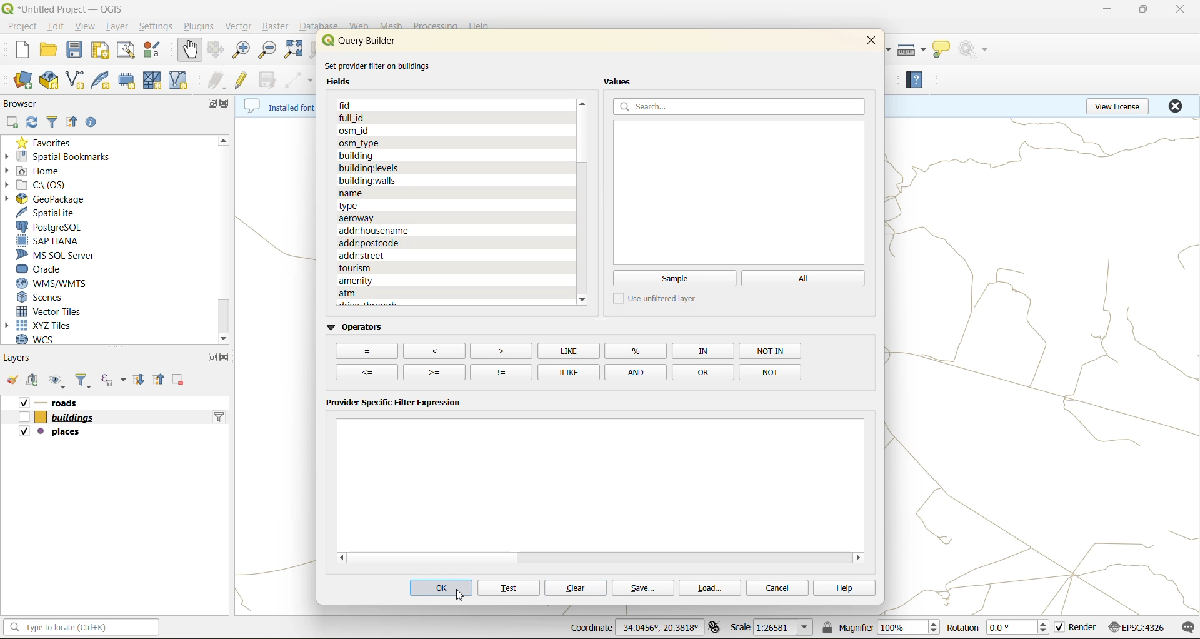 The image size is (1200, 639). Describe the element at coordinates (390, 269) in the screenshot. I see `fields` at that location.